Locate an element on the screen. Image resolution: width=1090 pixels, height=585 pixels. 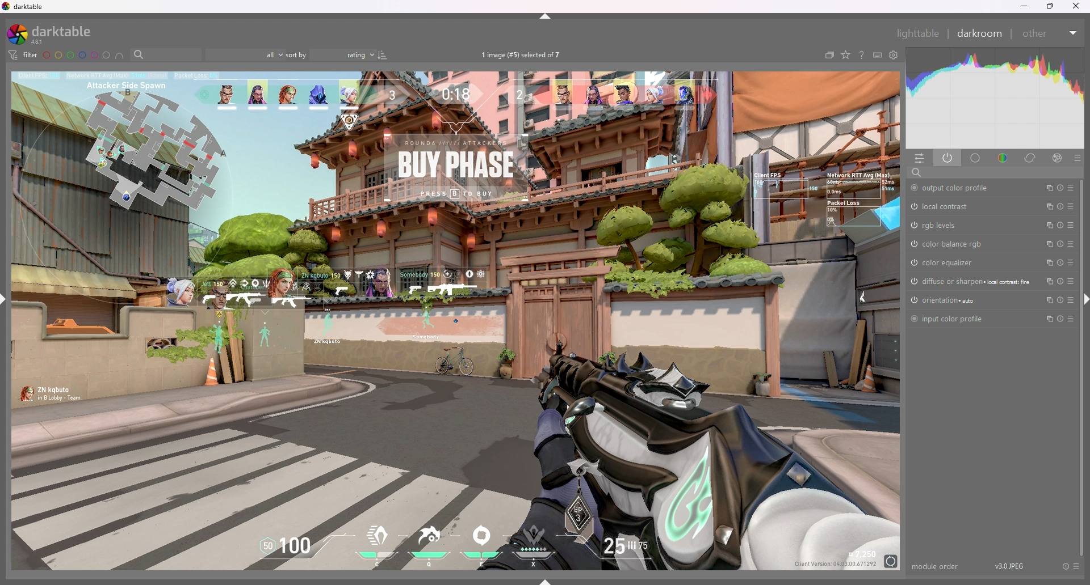
reset is located at coordinates (1059, 188).